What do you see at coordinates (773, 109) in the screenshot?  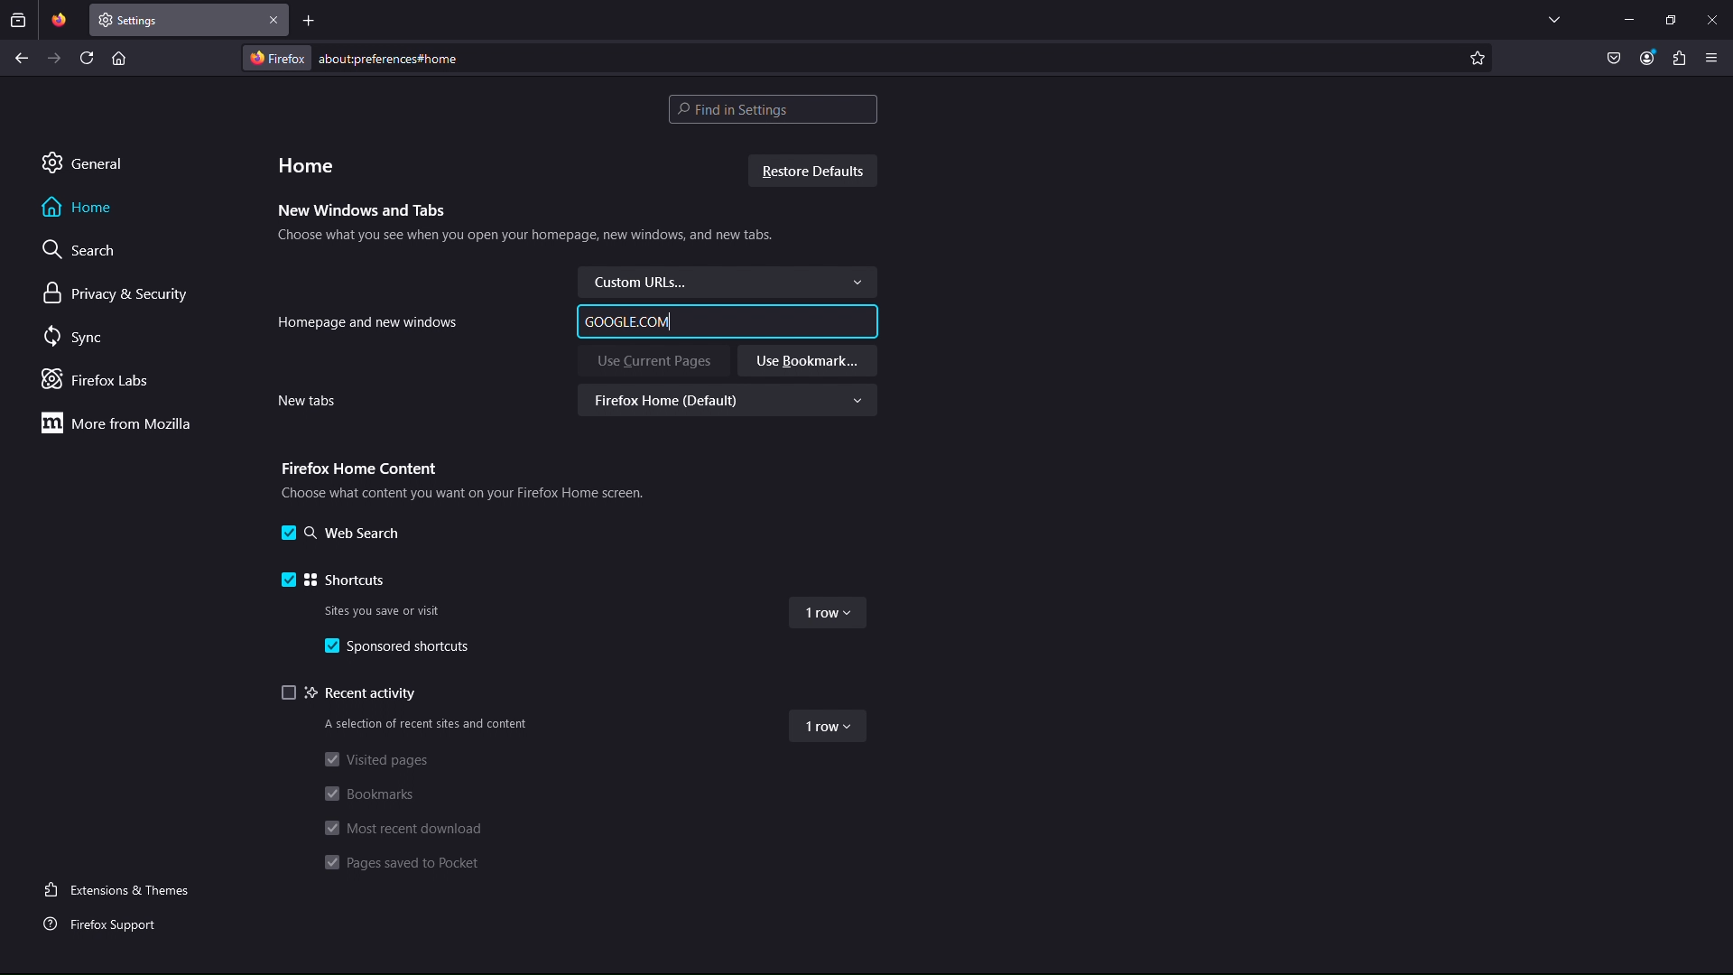 I see `Search bar` at bounding box center [773, 109].